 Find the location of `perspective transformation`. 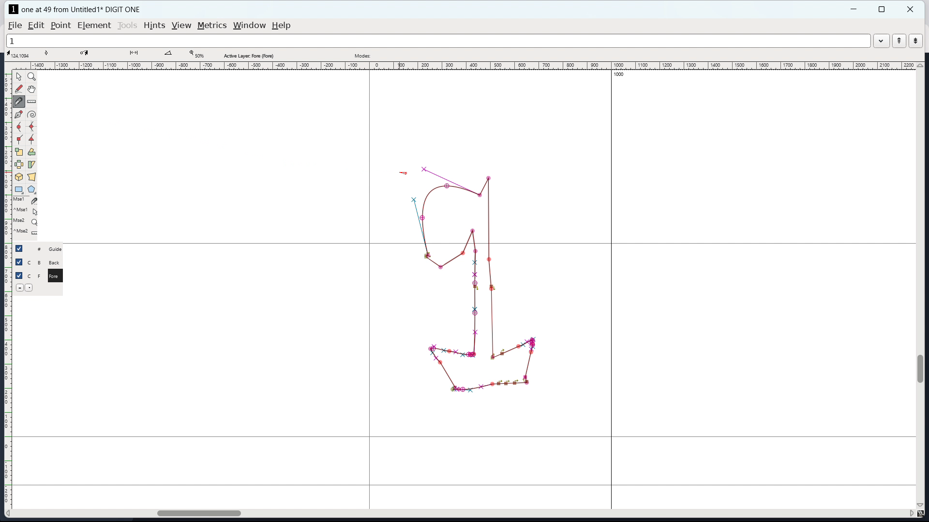

perspective transformation is located at coordinates (32, 177).